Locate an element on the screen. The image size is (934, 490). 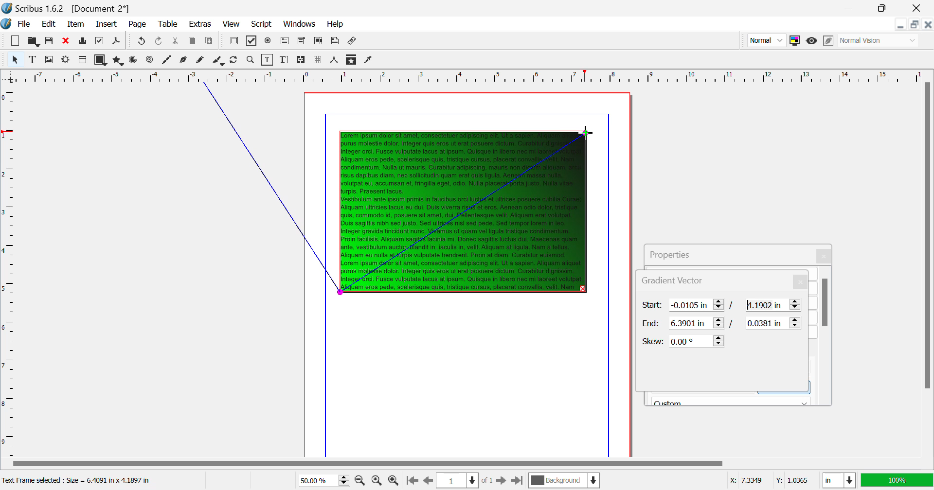
Vertical Page Margin is located at coordinates (482, 76).